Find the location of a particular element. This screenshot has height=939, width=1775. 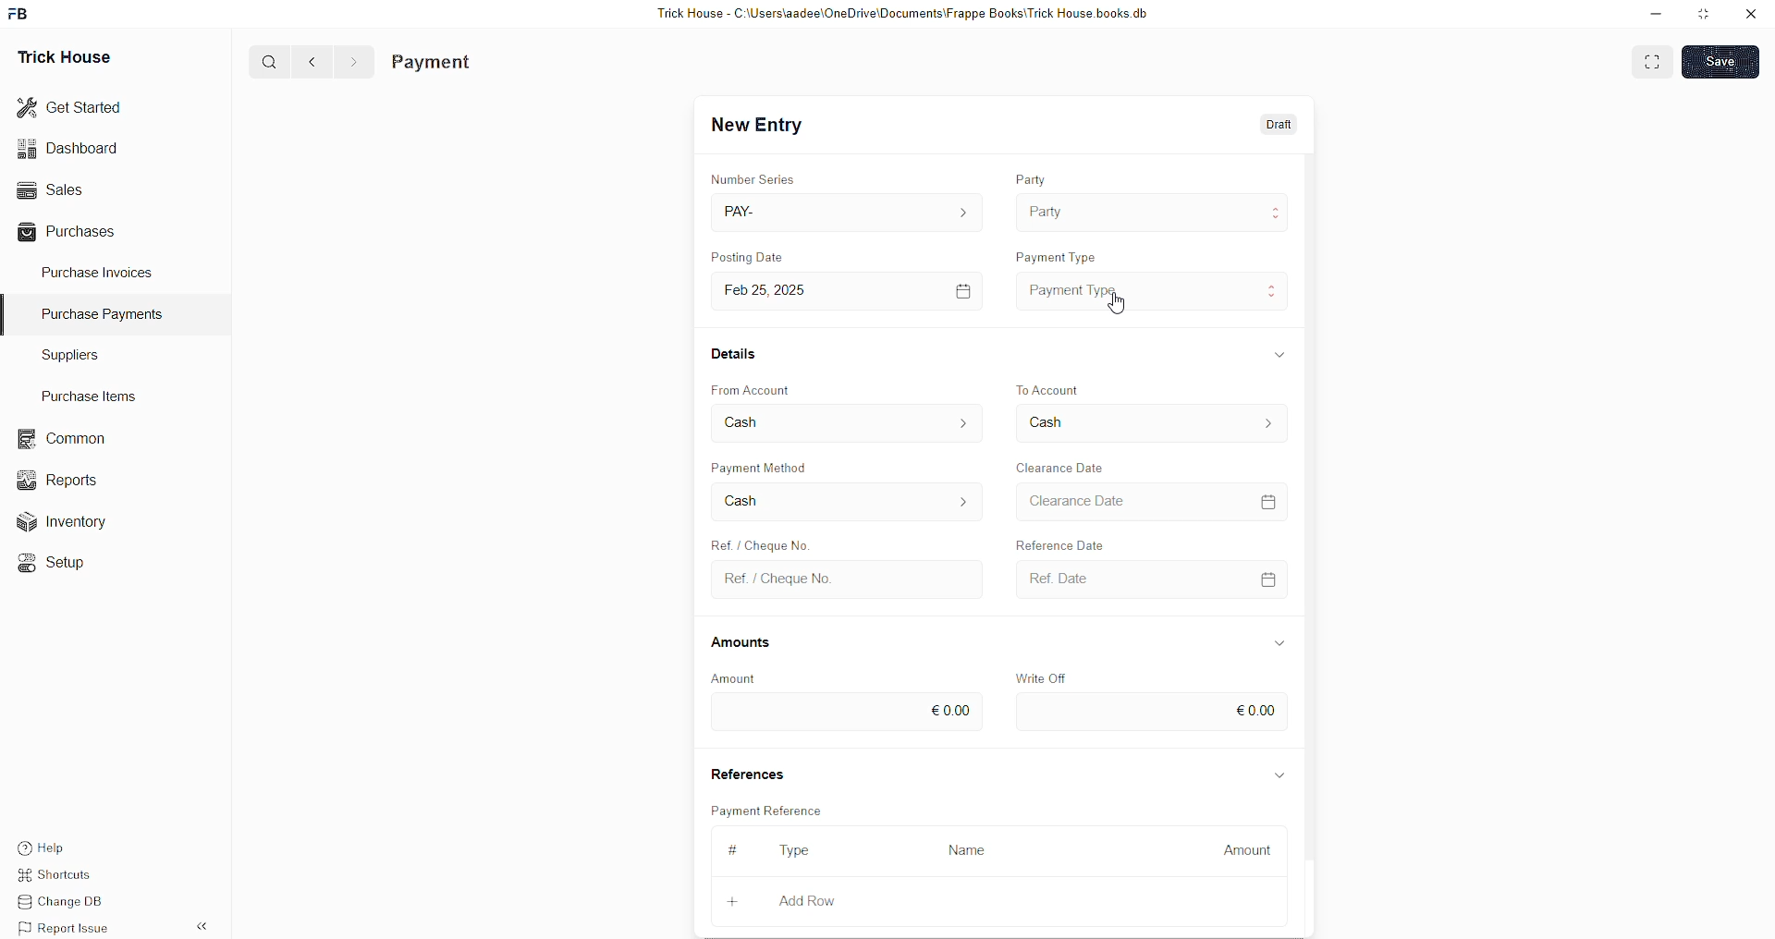

Sales is located at coordinates (48, 188).